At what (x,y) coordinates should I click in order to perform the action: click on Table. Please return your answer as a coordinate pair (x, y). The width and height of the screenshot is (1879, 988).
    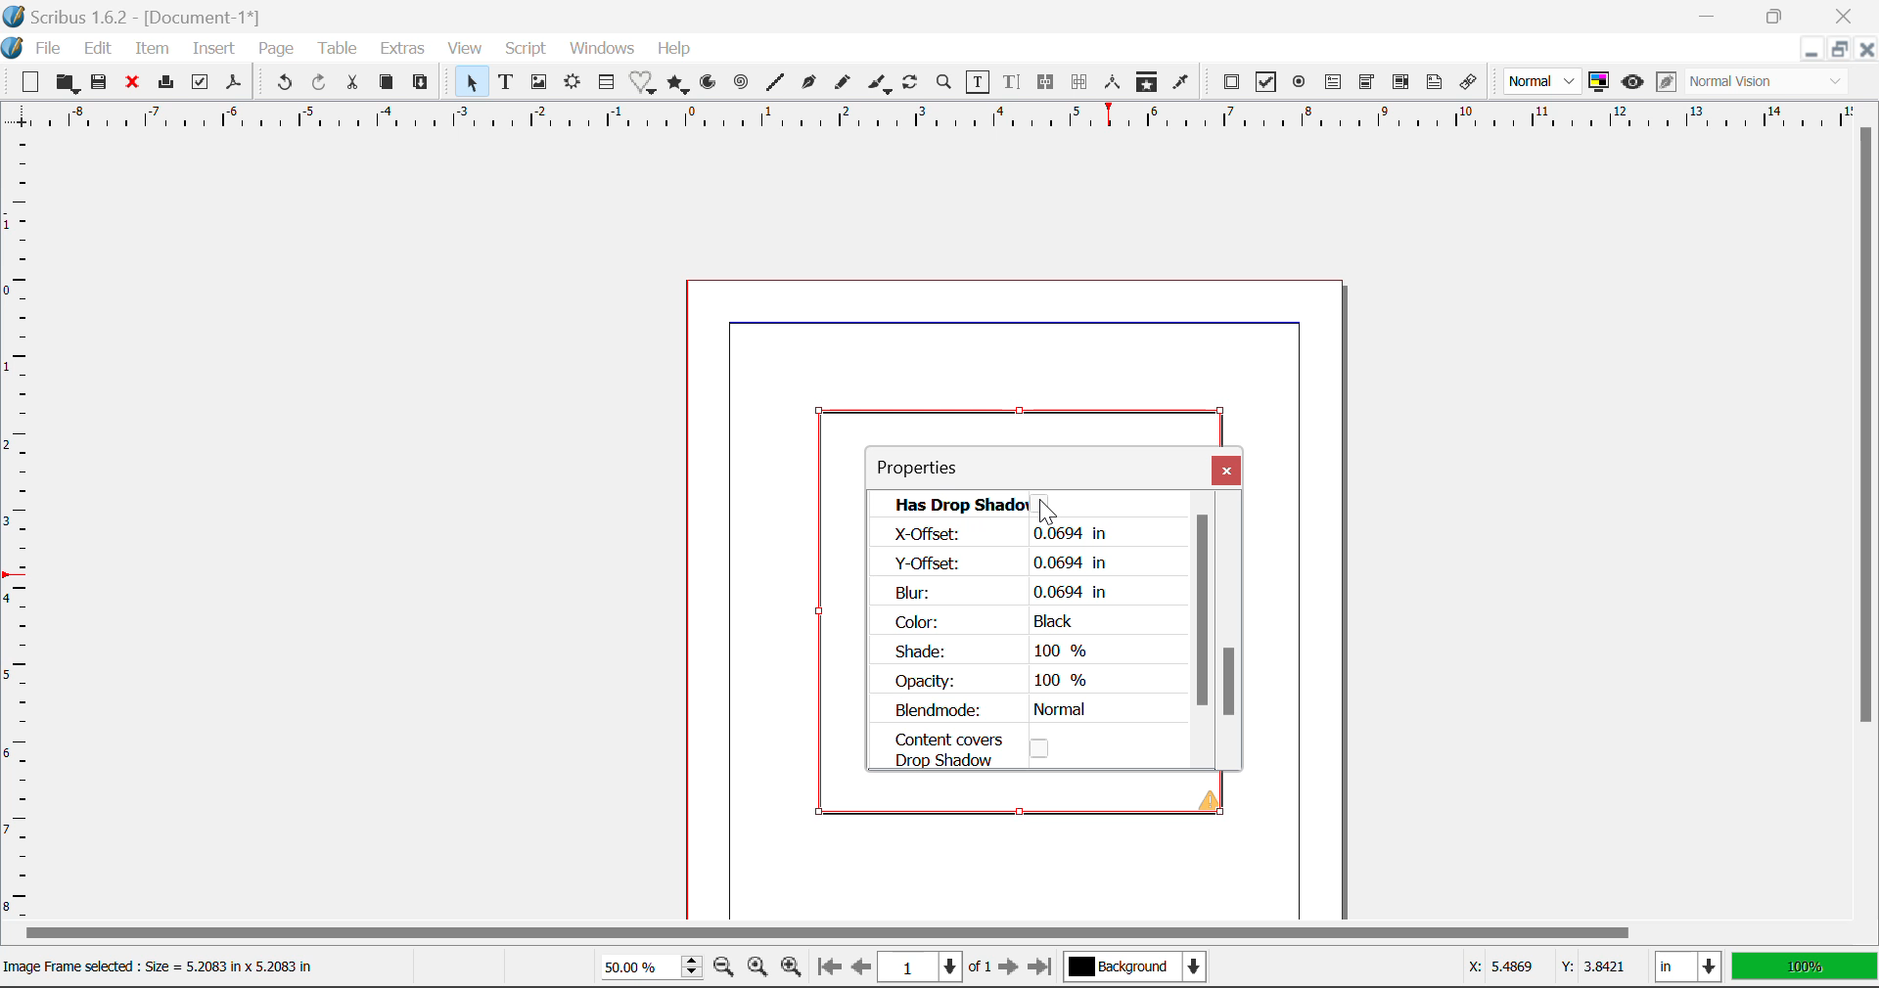
    Looking at the image, I should click on (340, 49).